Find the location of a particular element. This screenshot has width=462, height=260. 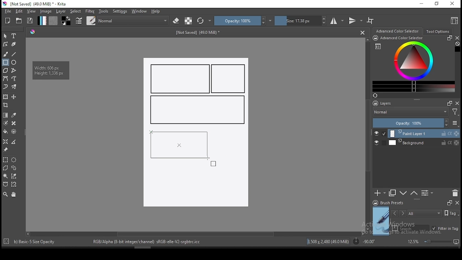

Image is located at coordinates (195, 186).